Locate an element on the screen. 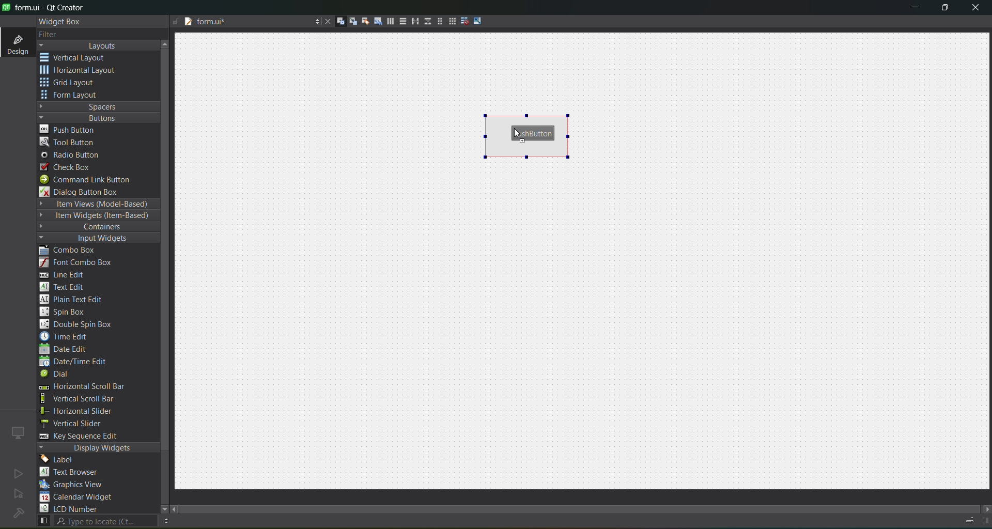 This screenshot has width=992, height=529. input widgets is located at coordinates (93, 239).